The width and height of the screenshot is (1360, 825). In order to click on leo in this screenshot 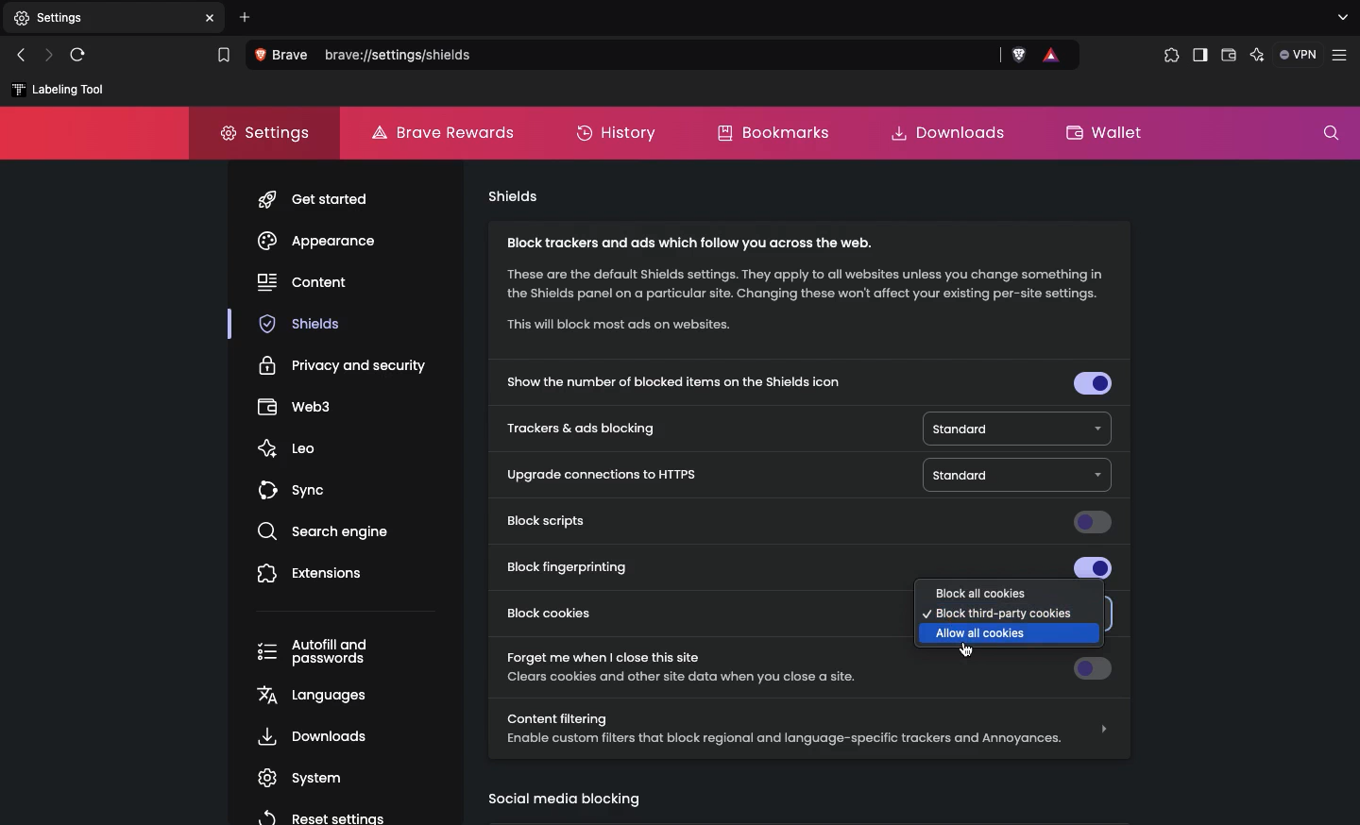, I will do `click(291, 450)`.